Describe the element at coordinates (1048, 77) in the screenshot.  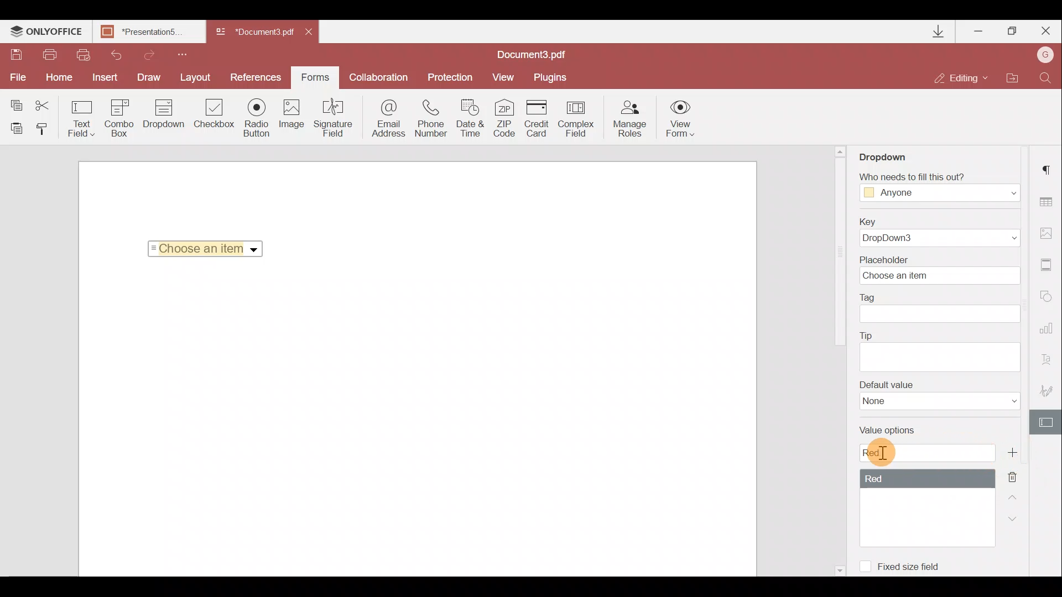
I see `Find` at that location.